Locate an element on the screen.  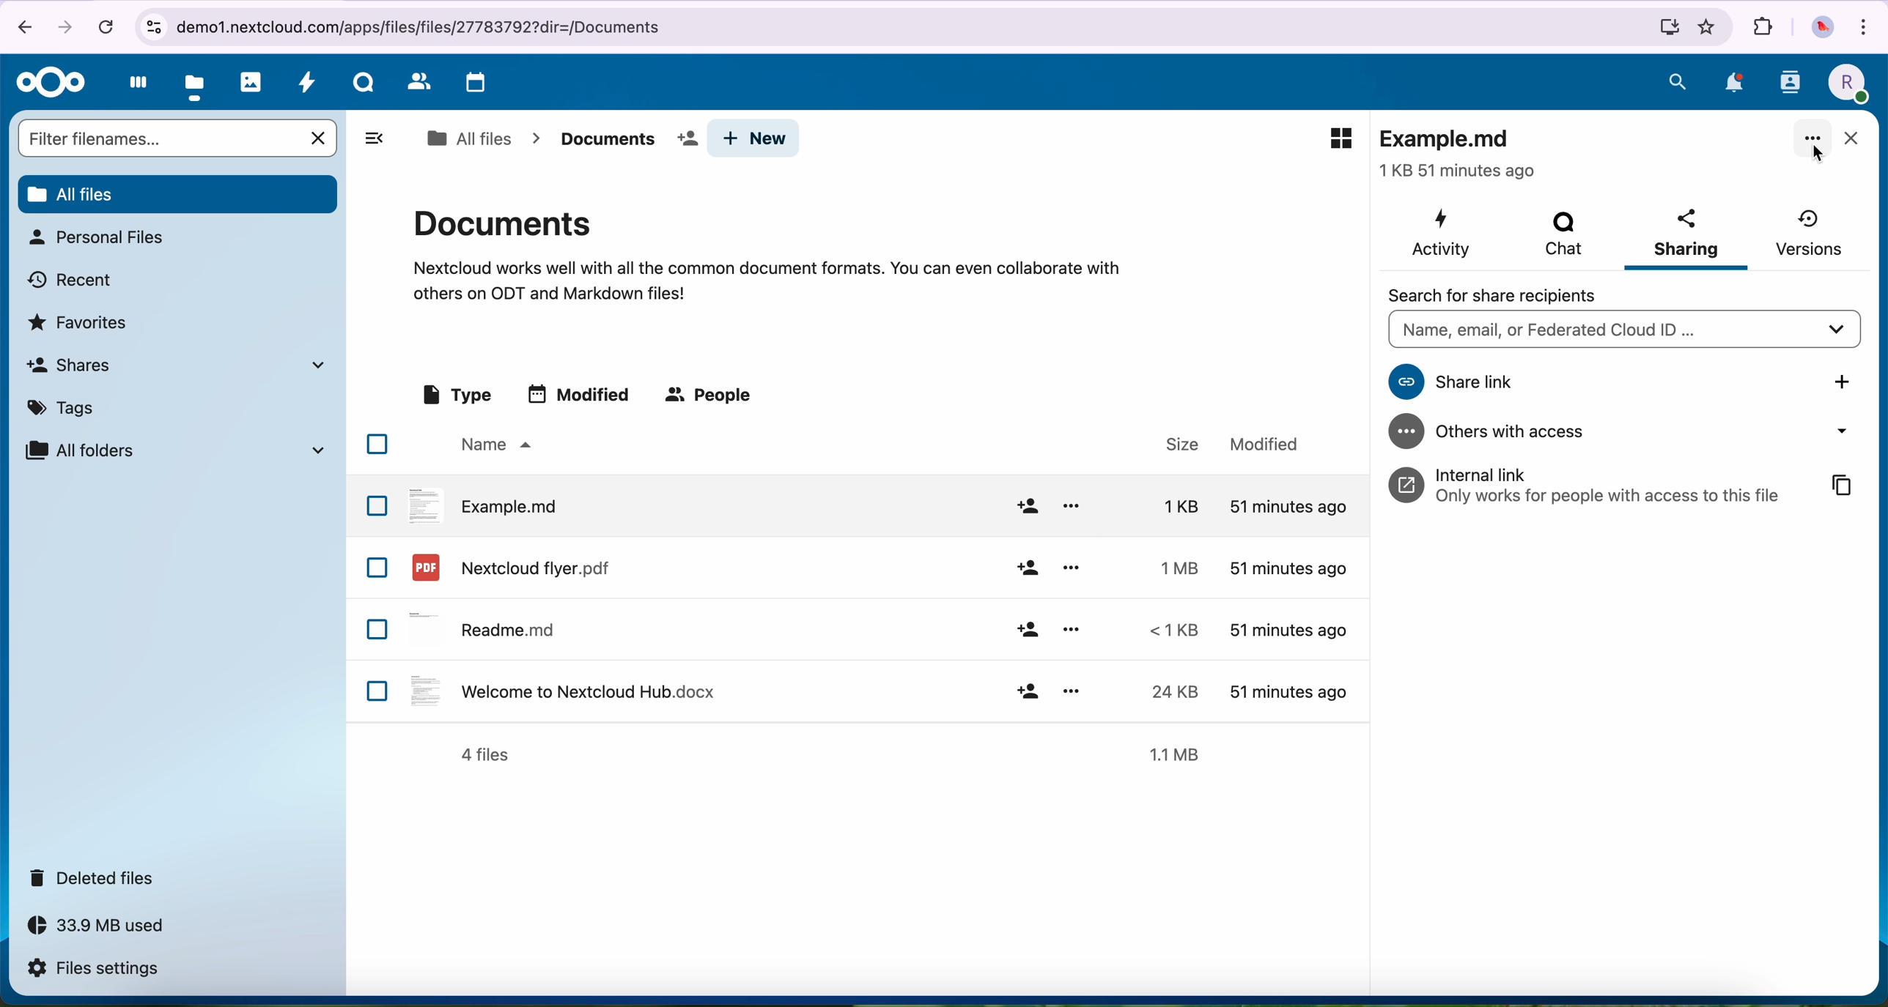
size is located at coordinates (1174, 444).